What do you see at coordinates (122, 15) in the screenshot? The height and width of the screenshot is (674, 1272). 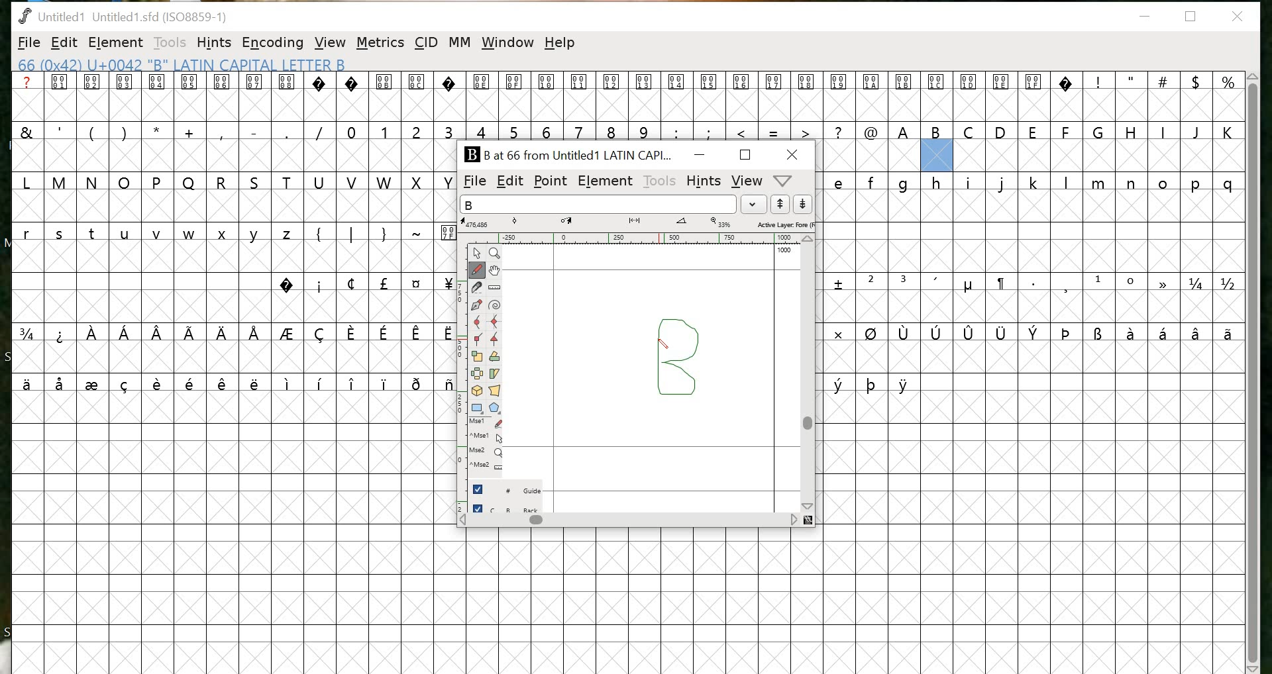 I see `Untitled1 Untitled 1.sfd (1IS08859-1)` at bounding box center [122, 15].